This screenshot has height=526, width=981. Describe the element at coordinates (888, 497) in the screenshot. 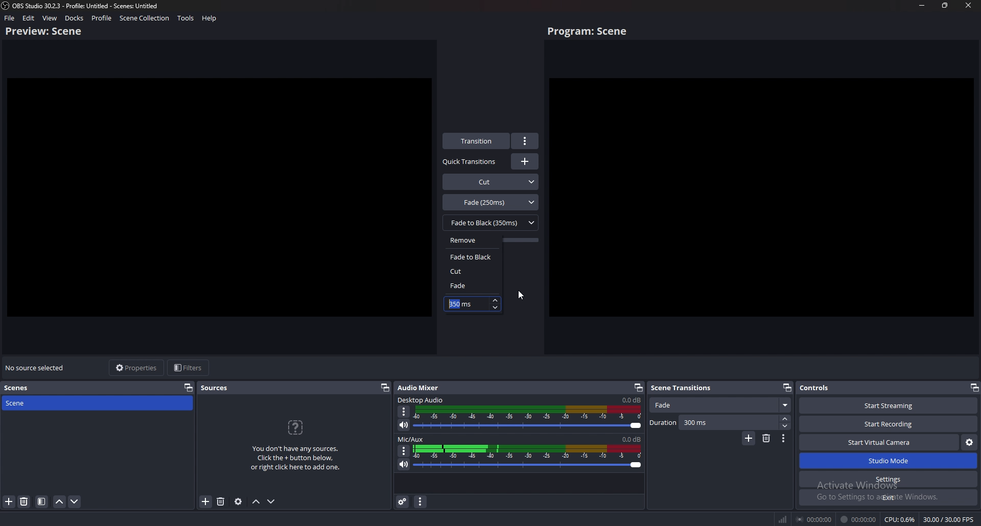

I see `Exit` at that location.